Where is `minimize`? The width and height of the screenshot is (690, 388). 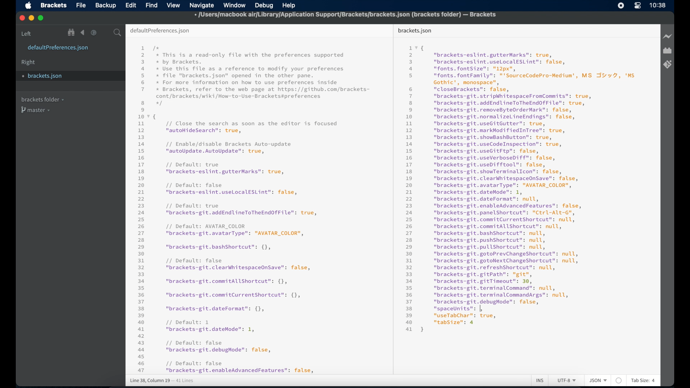
minimize is located at coordinates (32, 18).